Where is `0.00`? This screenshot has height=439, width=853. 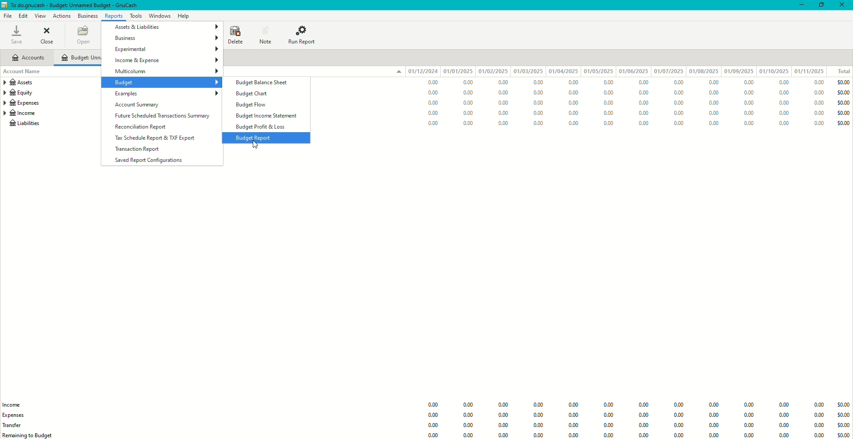
0.00 is located at coordinates (429, 103).